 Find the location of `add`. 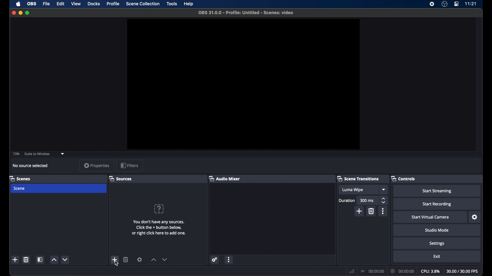

add is located at coordinates (115, 260).